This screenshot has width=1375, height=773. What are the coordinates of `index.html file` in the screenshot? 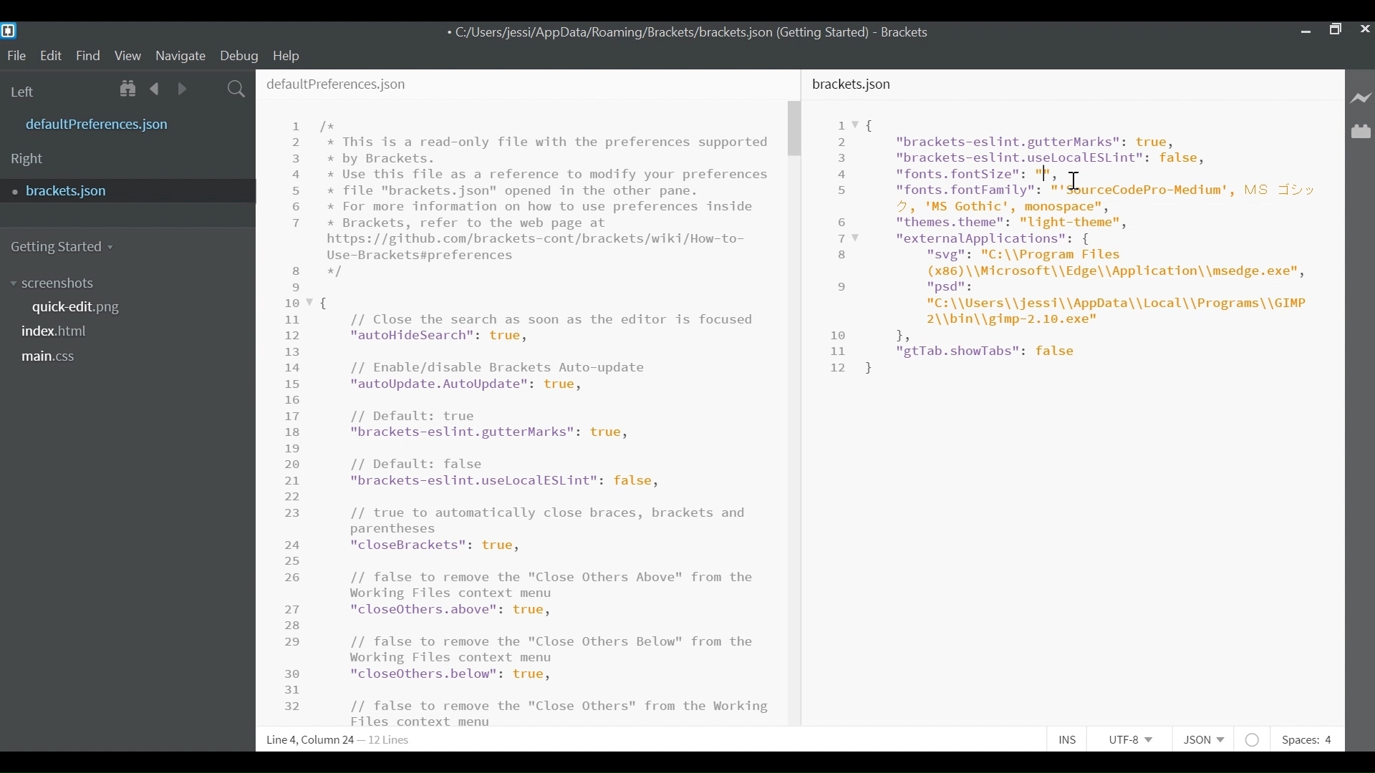 It's located at (61, 334).